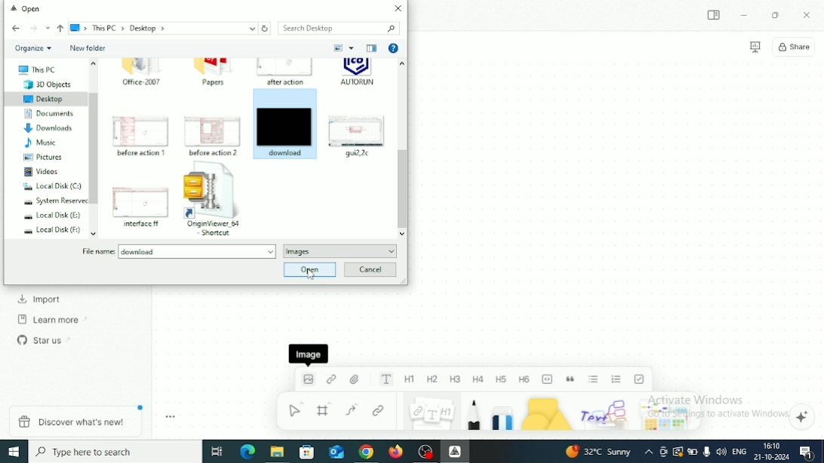 The width and height of the screenshot is (824, 463). I want to click on Share, so click(794, 47).